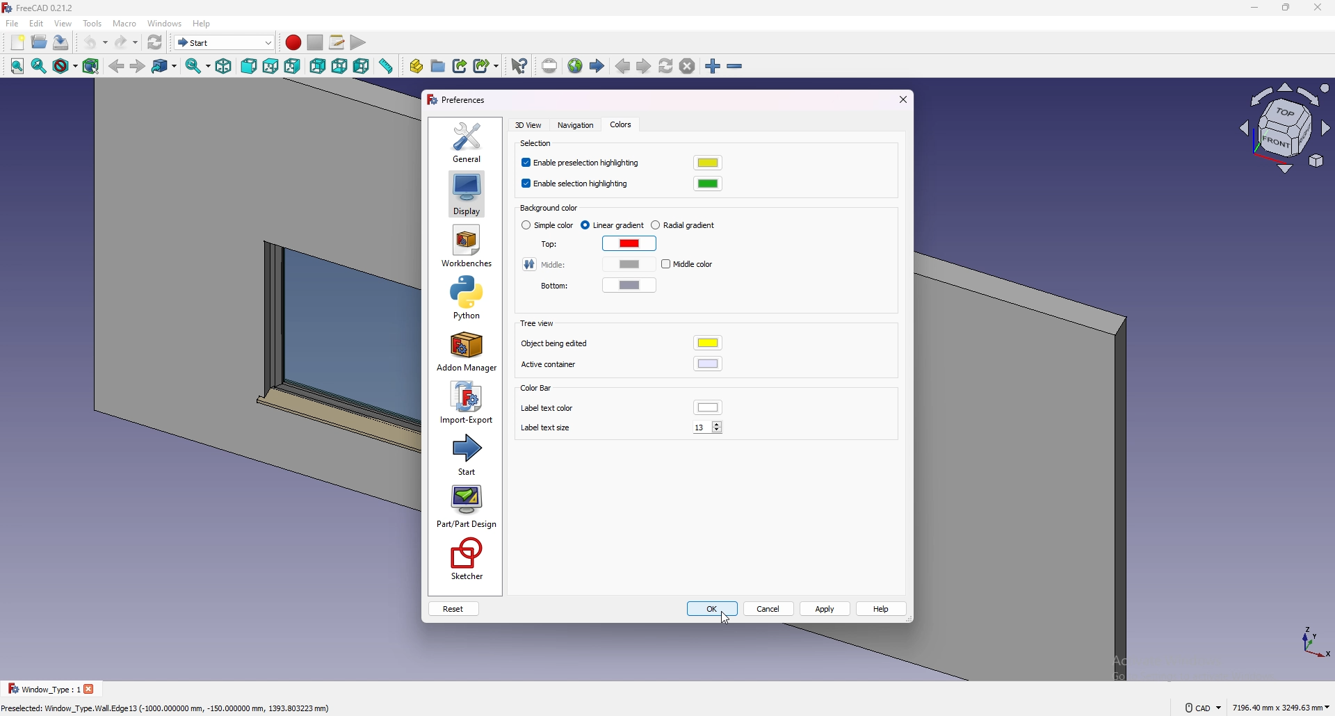 This screenshot has height=716, width=1335. Describe the element at coordinates (453, 609) in the screenshot. I see `reset` at that location.